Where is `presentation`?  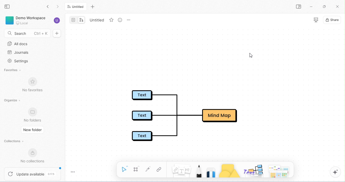 presentation is located at coordinates (316, 20).